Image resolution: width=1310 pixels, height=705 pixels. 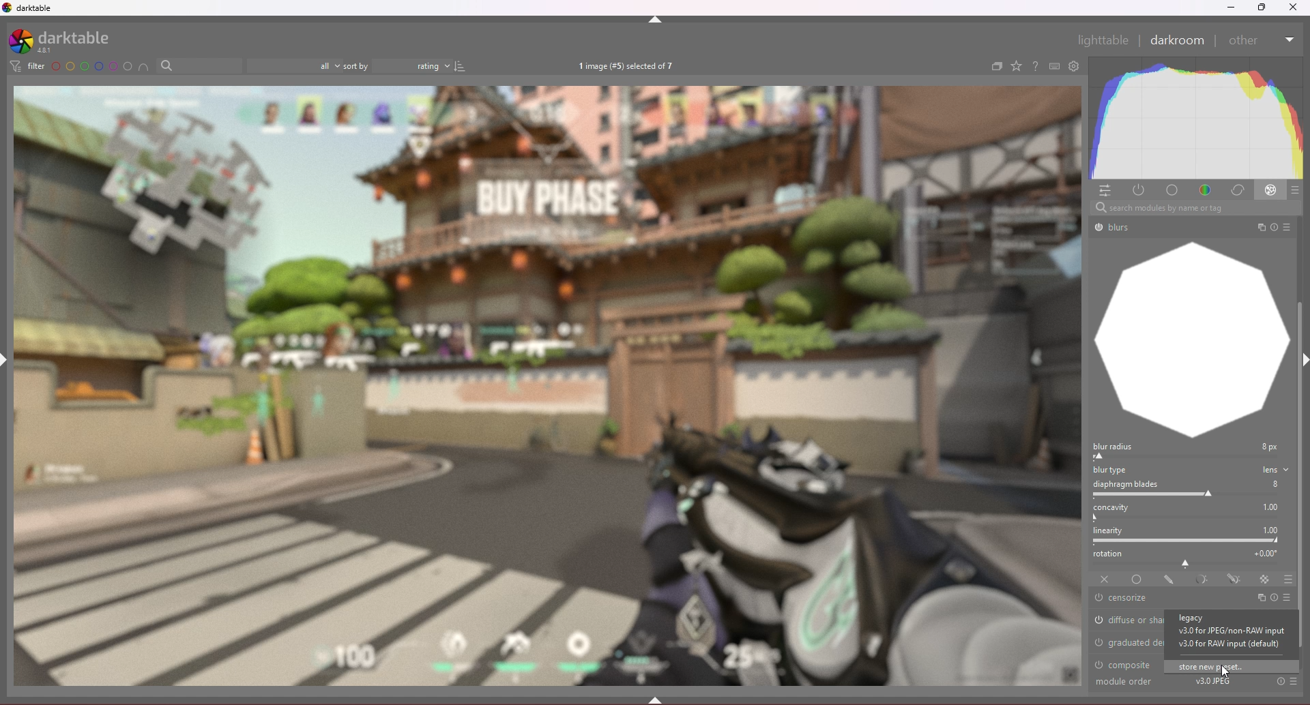 I want to click on filter, so click(x=28, y=65).